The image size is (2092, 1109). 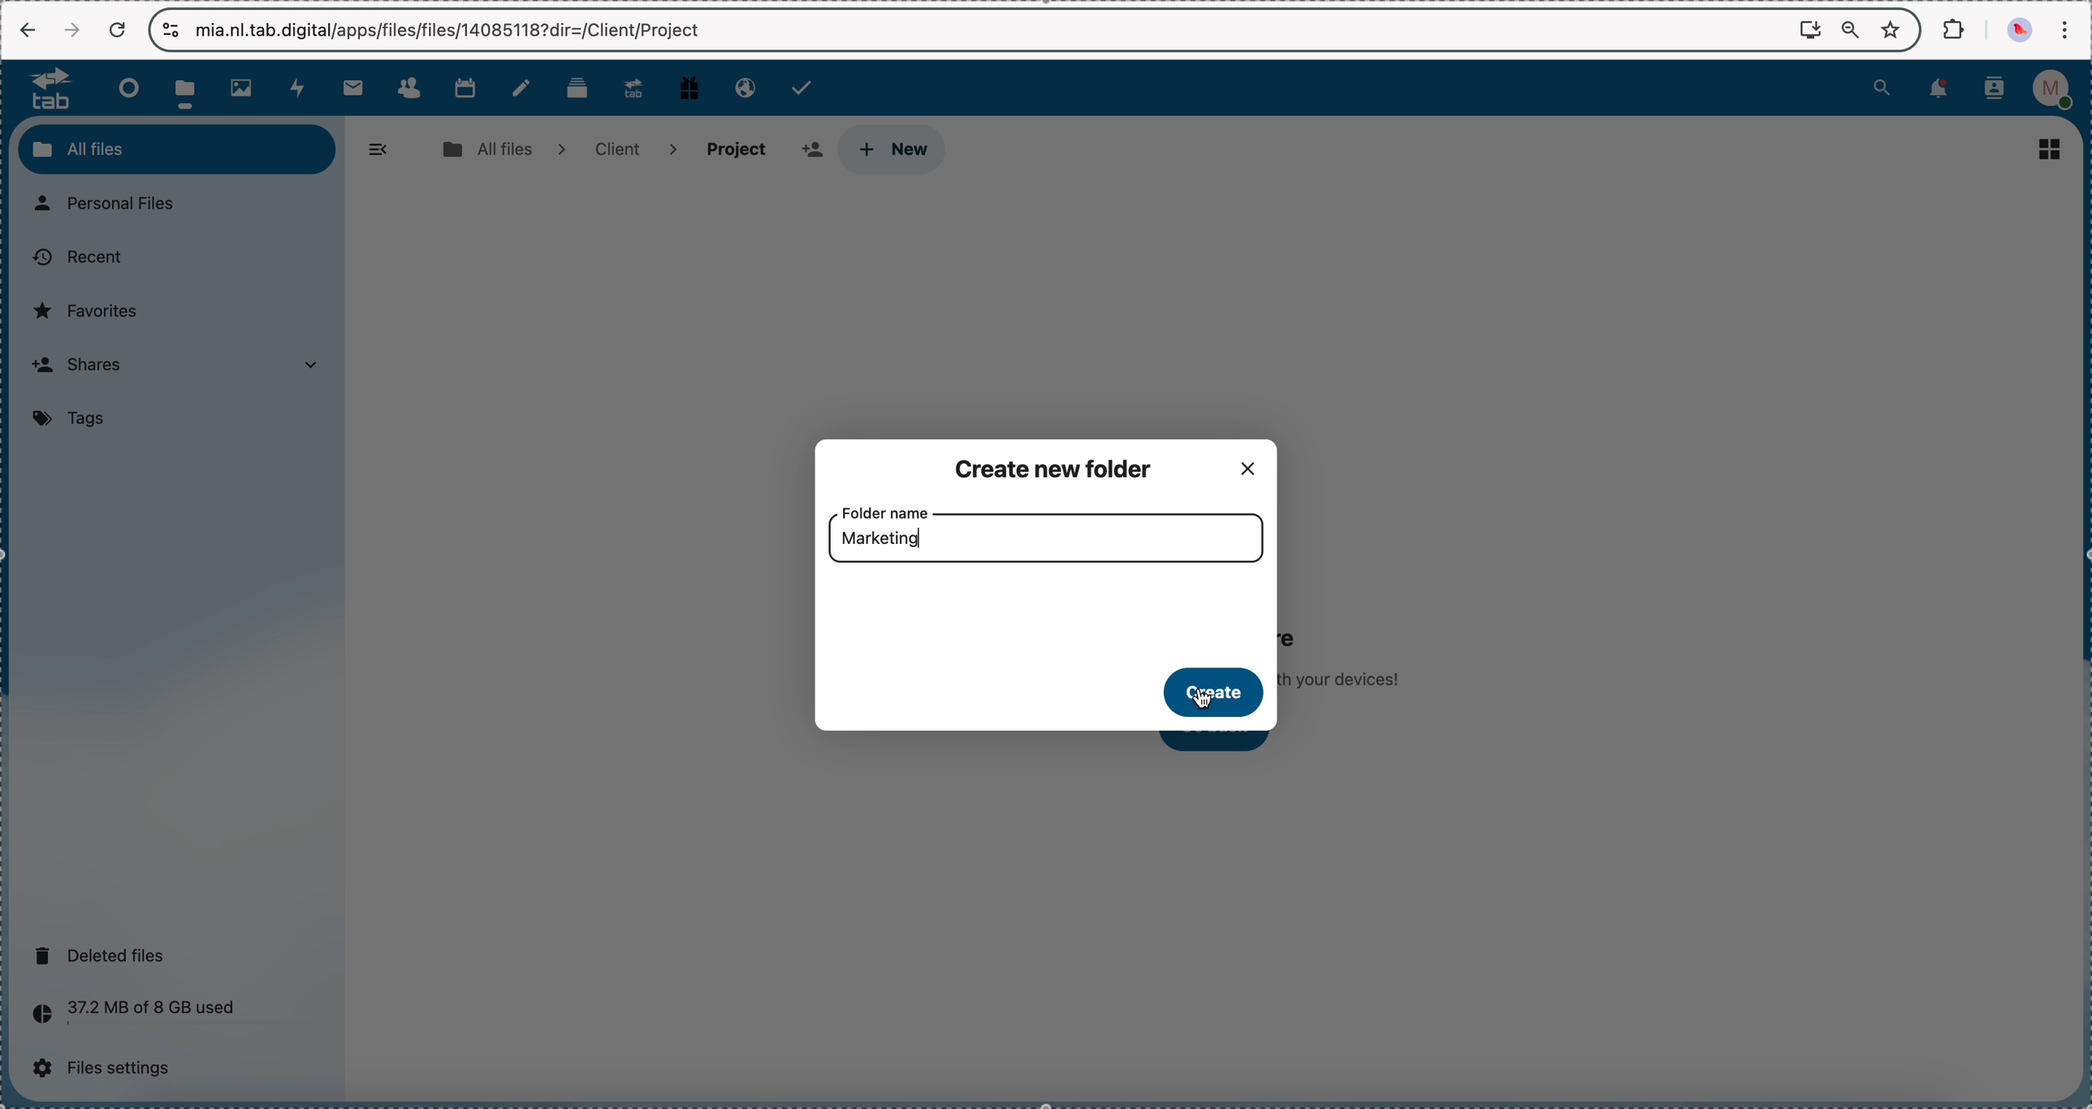 I want to click on click on create button, so click(x=1213, y=692).